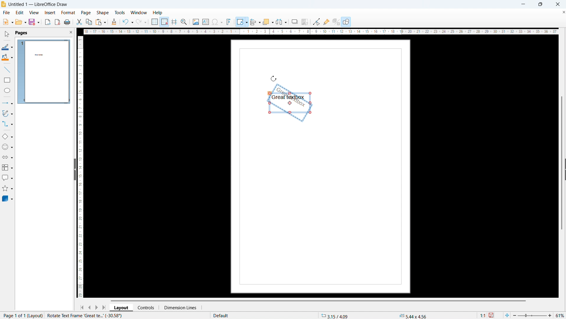 The width and height of the screenshot is (566, 319). What do you see at coordinates (114, 22) in the screenshot?
I see `clone formatting` at bounding box center [114, 22].